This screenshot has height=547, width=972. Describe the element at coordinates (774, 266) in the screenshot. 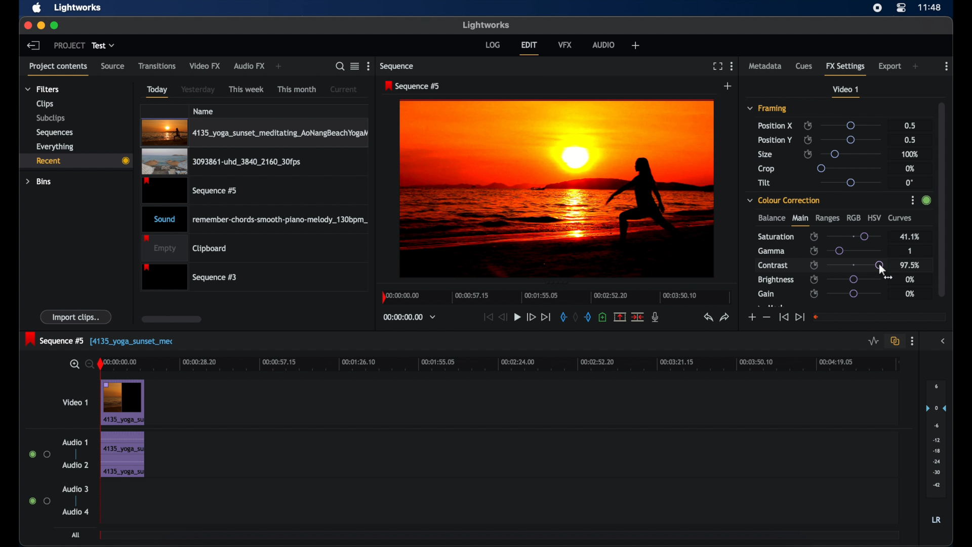

I see `contrast` at that location.